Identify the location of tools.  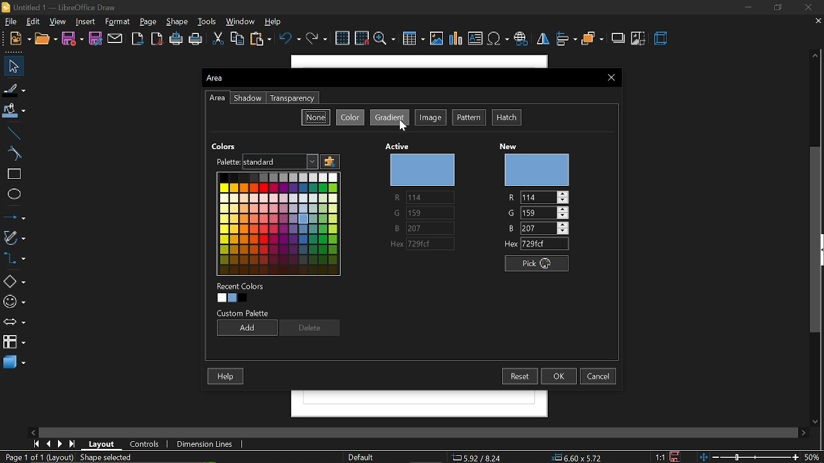
(208, 23).